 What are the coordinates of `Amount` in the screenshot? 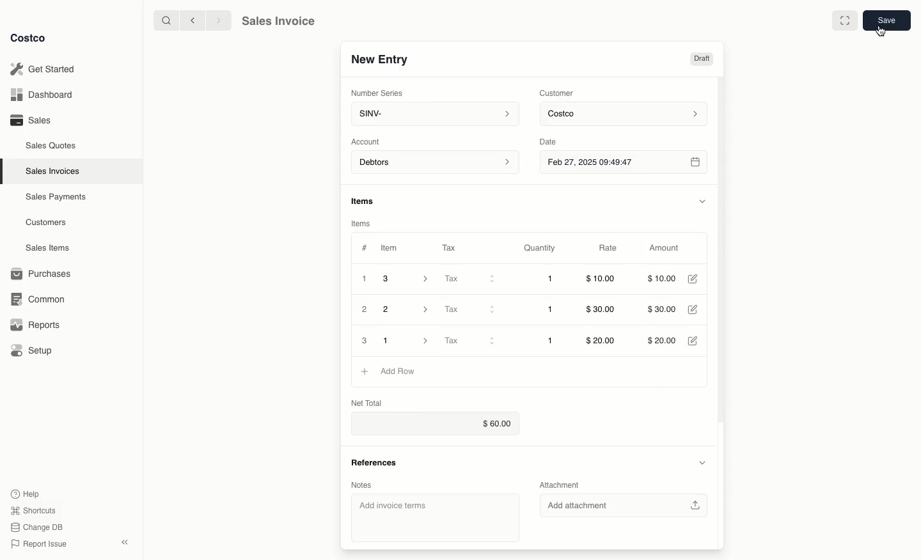 It's located at (663, 249).